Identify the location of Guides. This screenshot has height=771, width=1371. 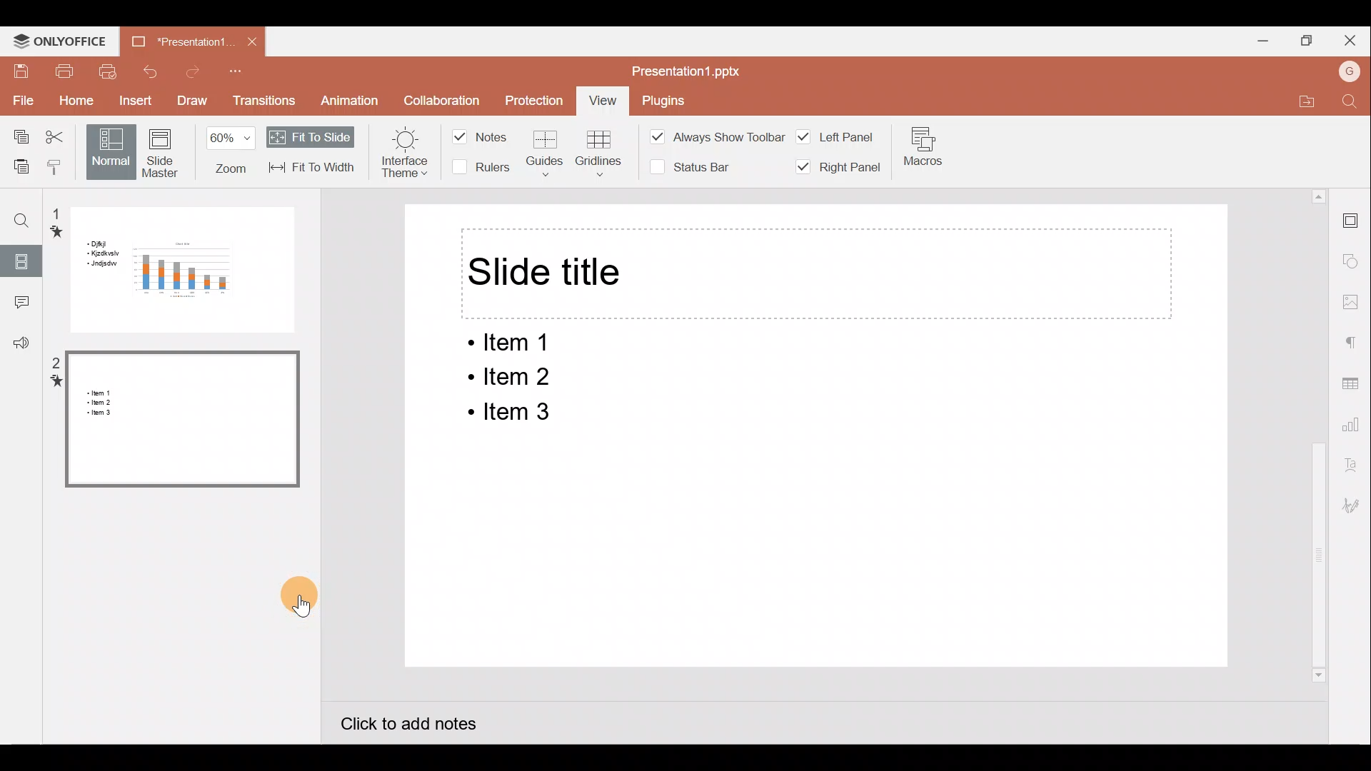
(543, 154).